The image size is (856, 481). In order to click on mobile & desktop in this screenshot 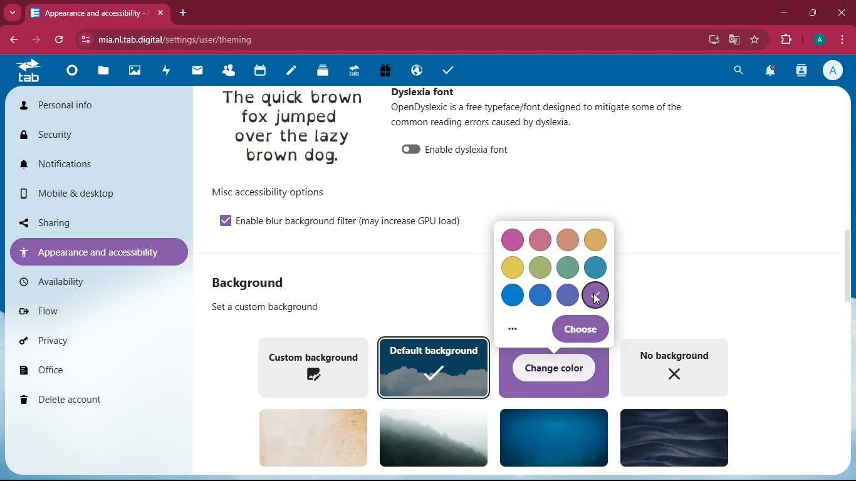, I will do `click(78, 194)`.